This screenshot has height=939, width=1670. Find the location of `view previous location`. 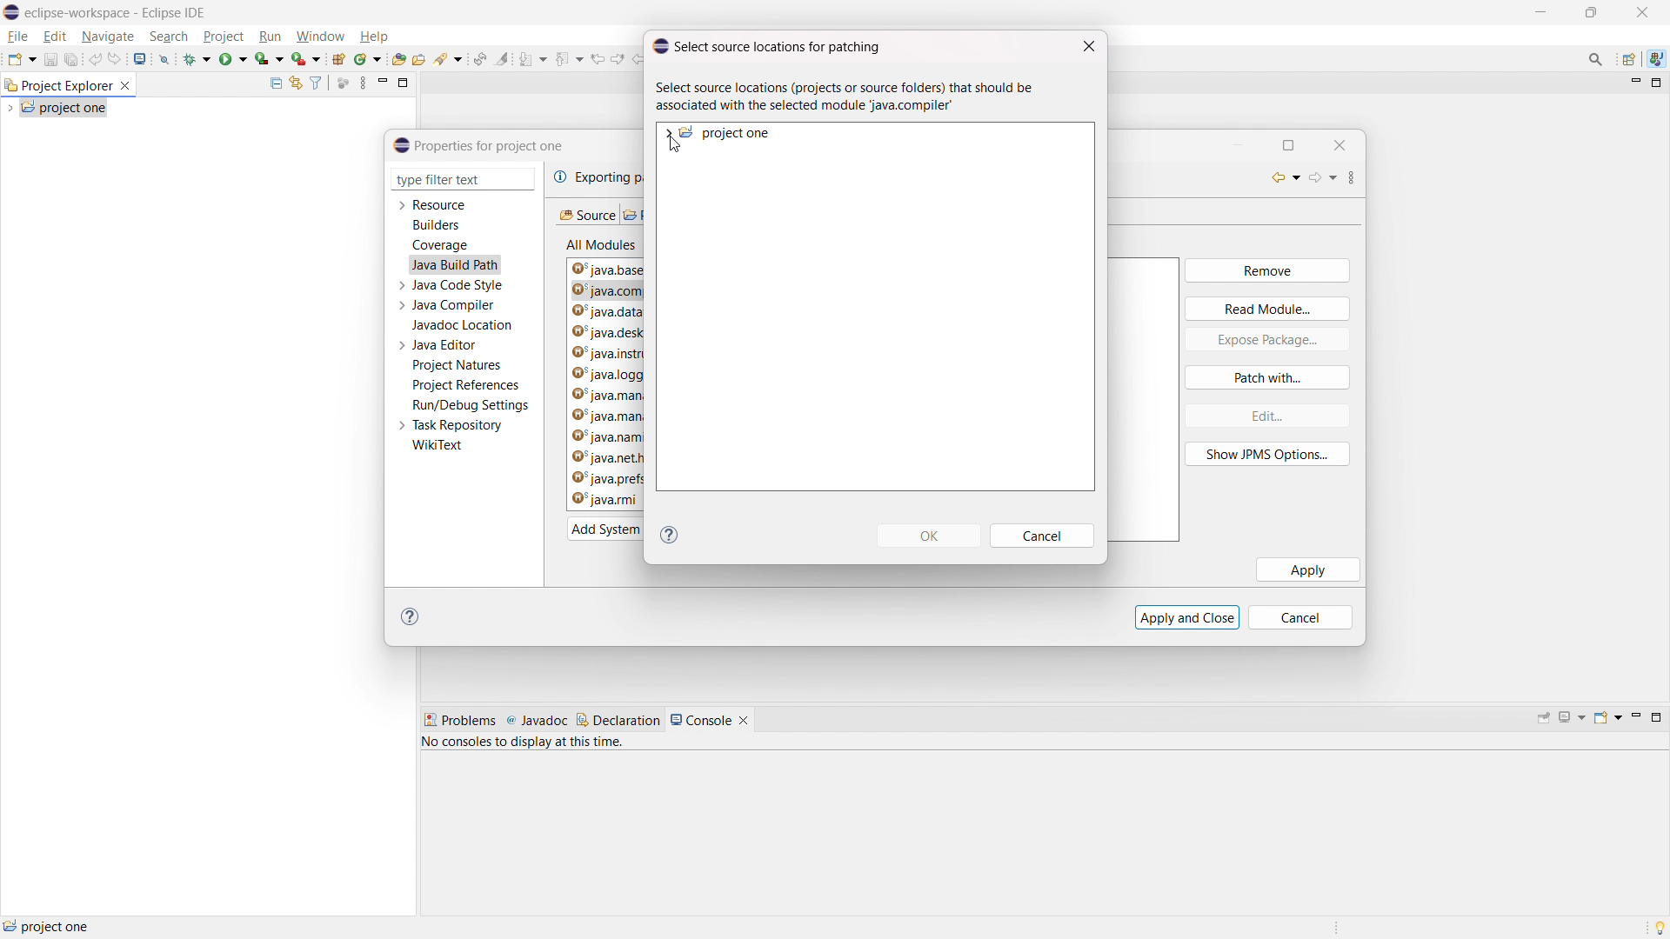

view previous location is located at coordinates (598, 57).